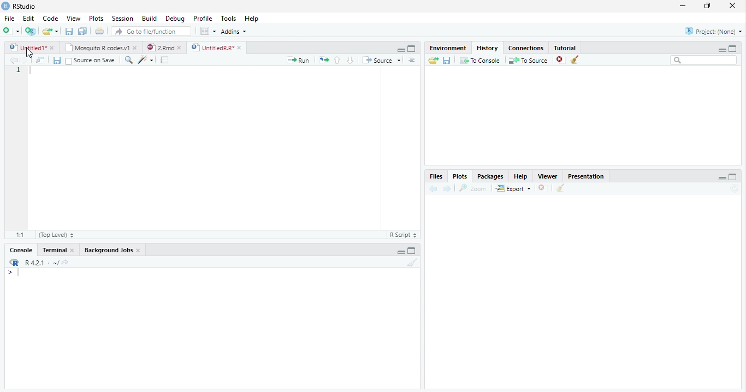  Describe the element at coordinates (144, 60) in the screenshot. I see `Code Tools` at that location.